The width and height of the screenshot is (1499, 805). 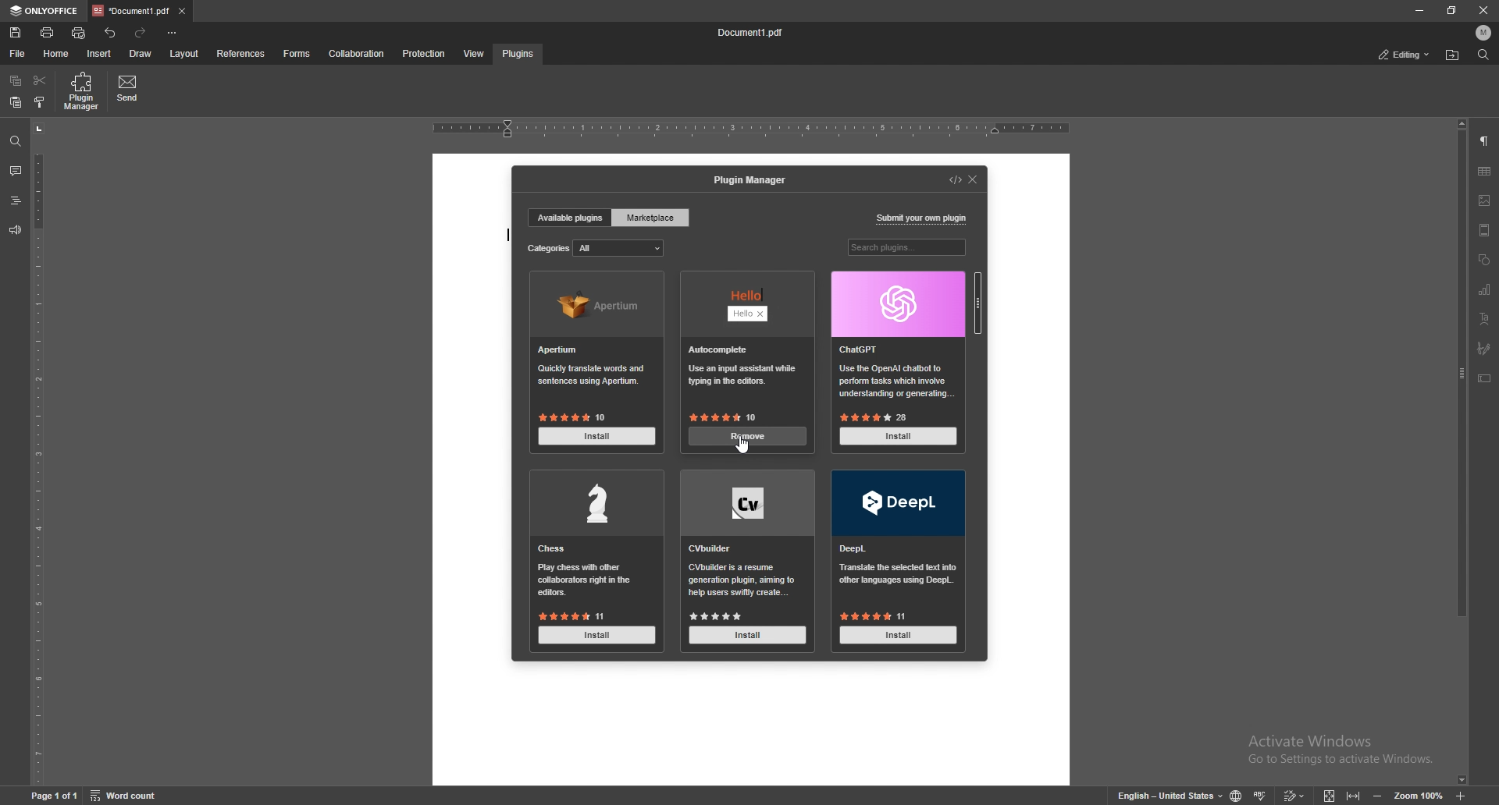 What do you see at coordinates (297, 53) in the screenshot?
I see `forms` at bounding box center [297, 53].